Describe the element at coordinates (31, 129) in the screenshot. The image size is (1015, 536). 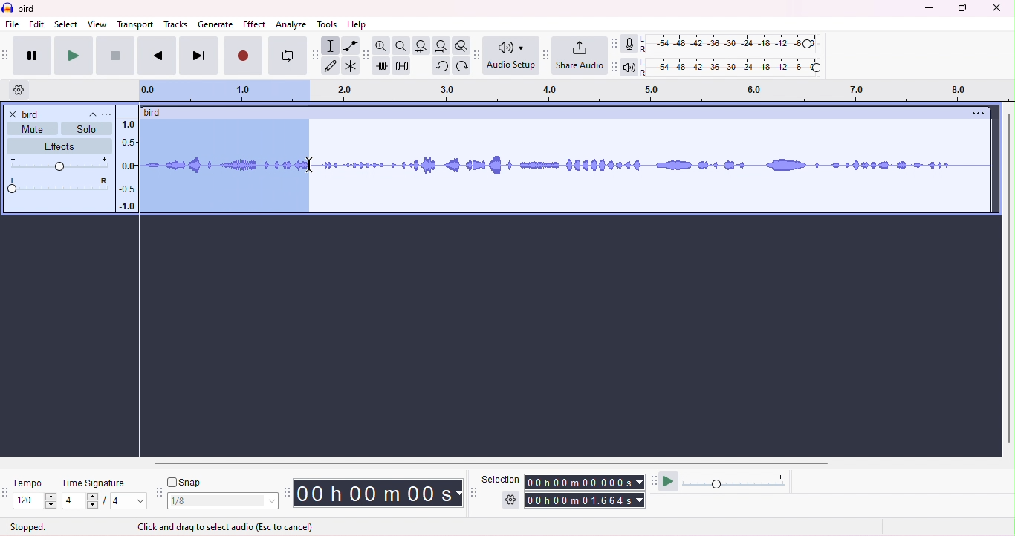
I see `mute` at that location.